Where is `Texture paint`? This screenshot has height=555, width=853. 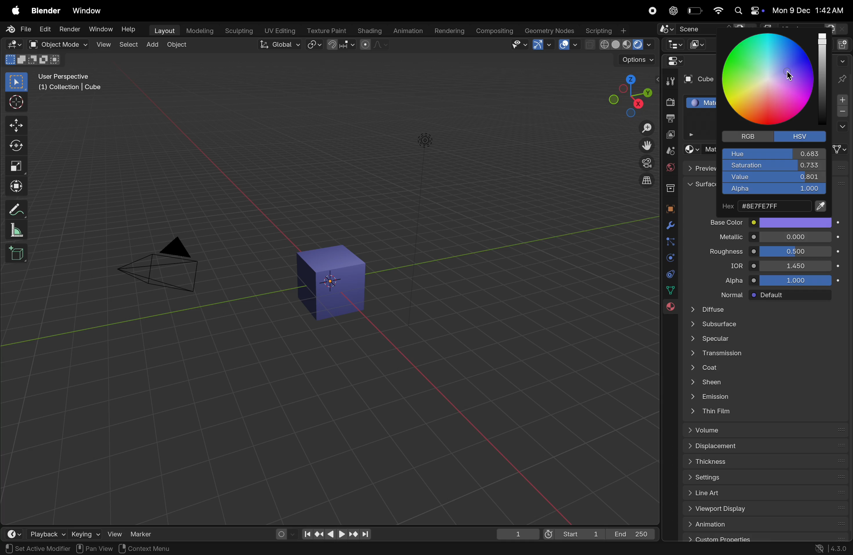
Texture paint is located at coordinates (328, 30).